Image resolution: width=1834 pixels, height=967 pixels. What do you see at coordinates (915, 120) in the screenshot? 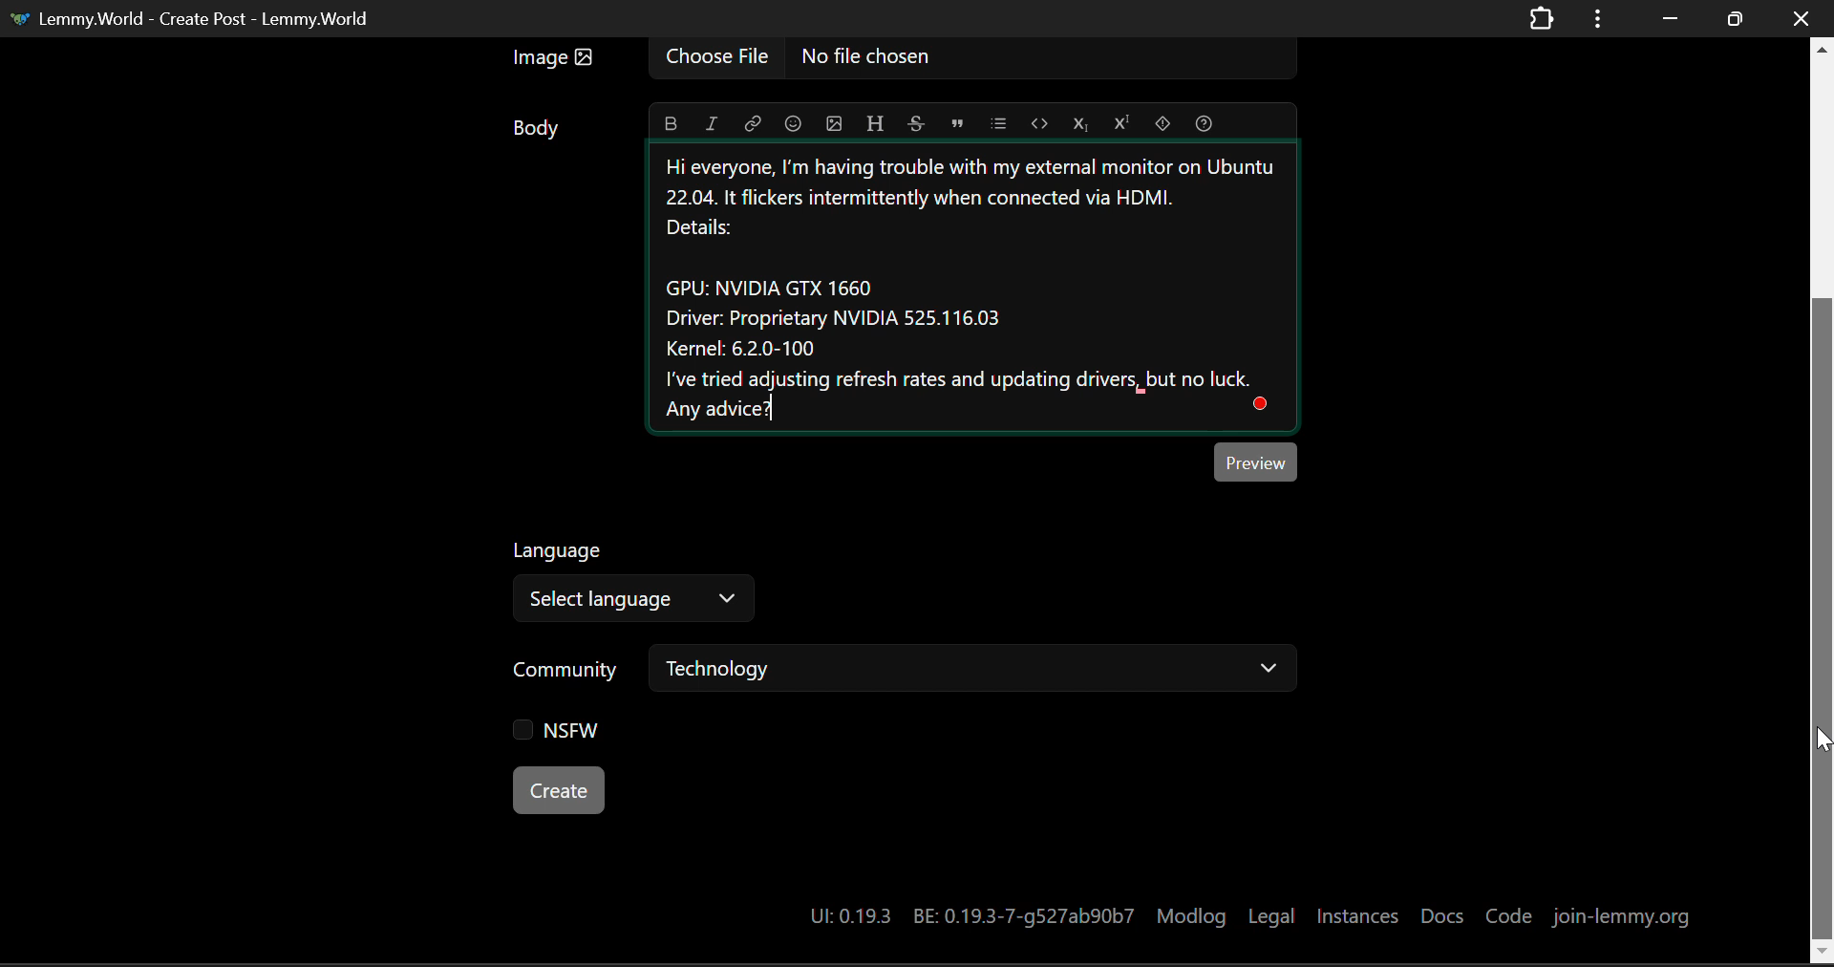
I see `Strikethrough` at bounding box center [915, 120].